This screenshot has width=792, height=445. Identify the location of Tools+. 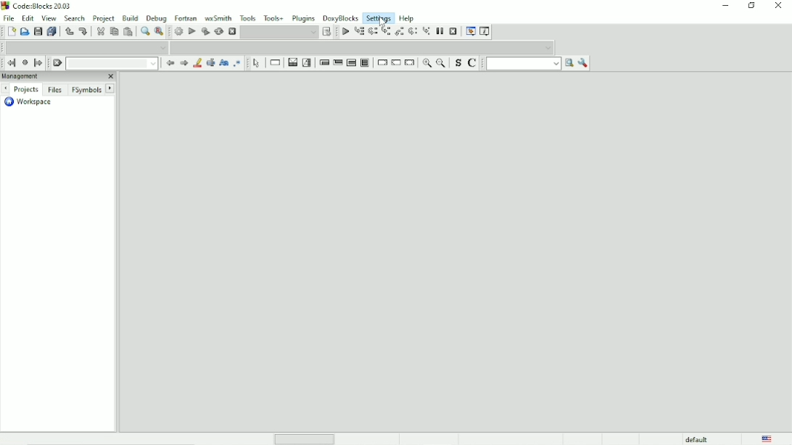
(273, 18).